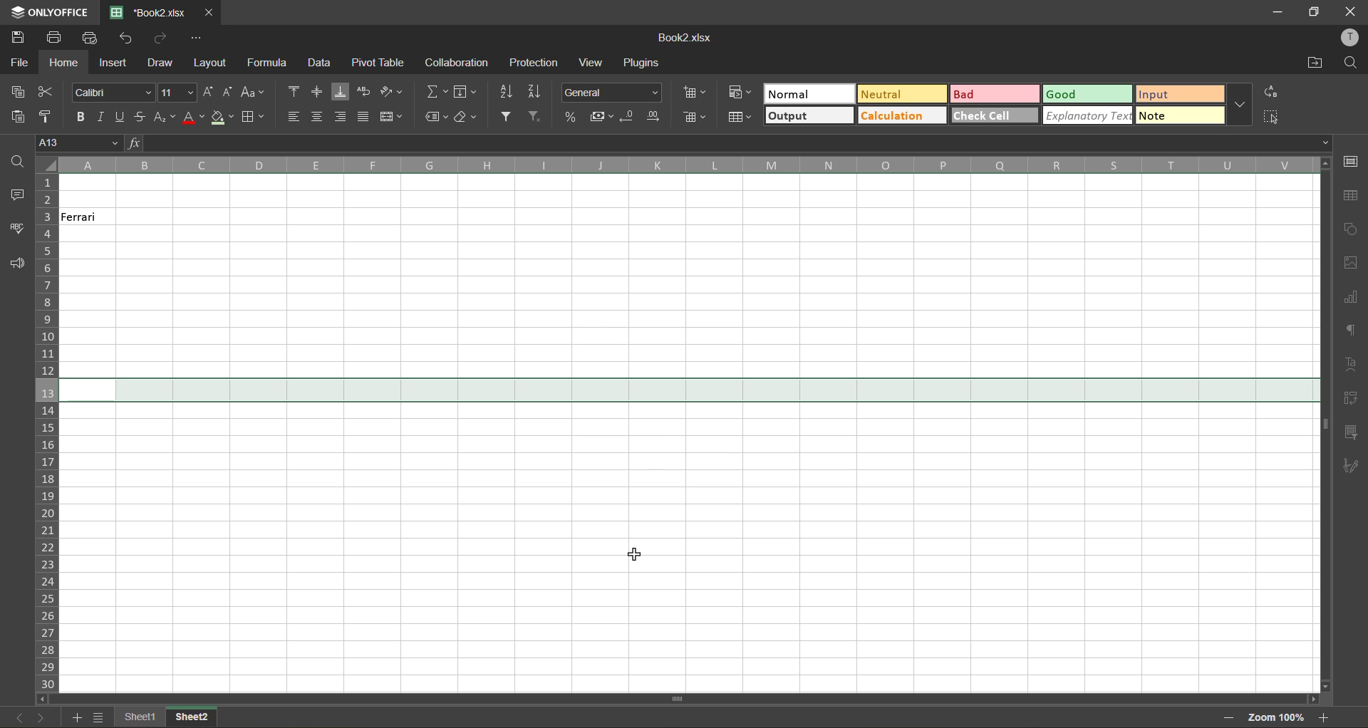 The width and height of the screenshot is (1368, 728). I want to click on minimize, so click(1275, 11).